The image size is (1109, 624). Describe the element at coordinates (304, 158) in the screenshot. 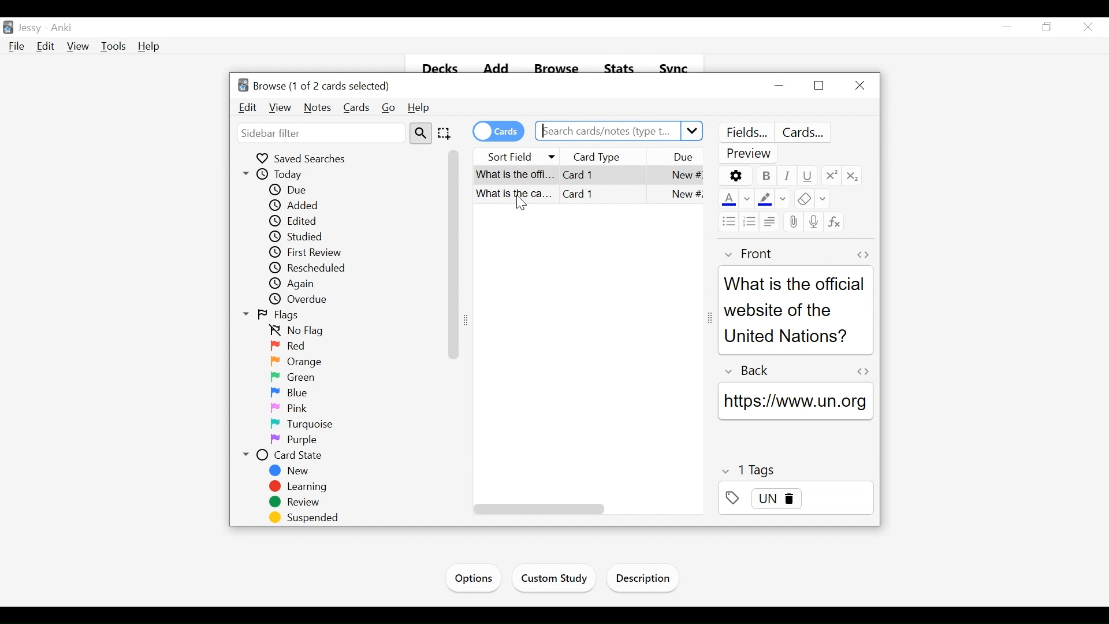

I see `Saved Searches` at that location.